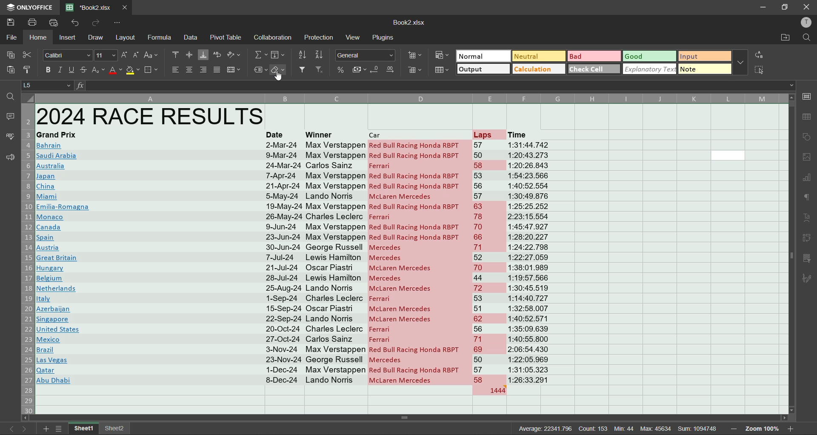 Image resolution: width=817 pixels, height=435 pixels. What do you see at coordinates (127, 37) in the screenshot?
I see `layout` at bounding box center [127, 37].